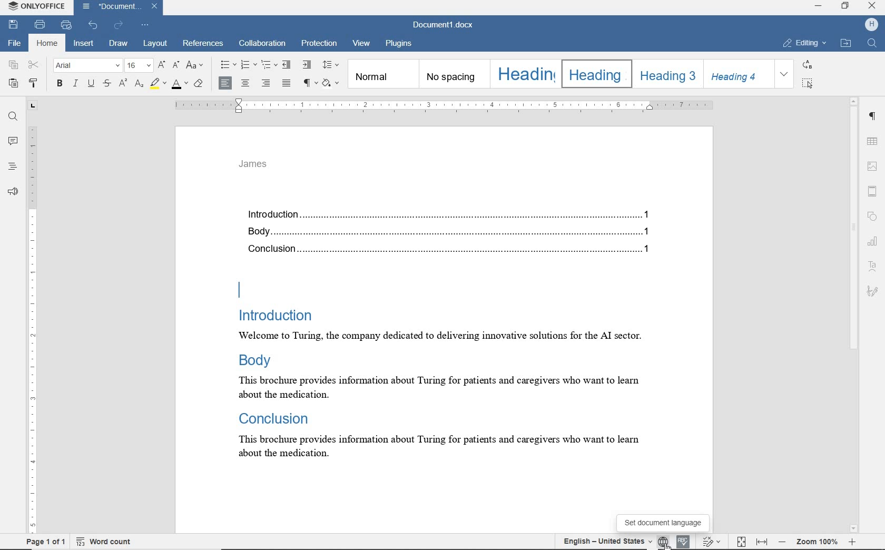 Image resolution: width=885 pixels, height=550 pixels. I want to click on REPLACE, so click(808, 64).